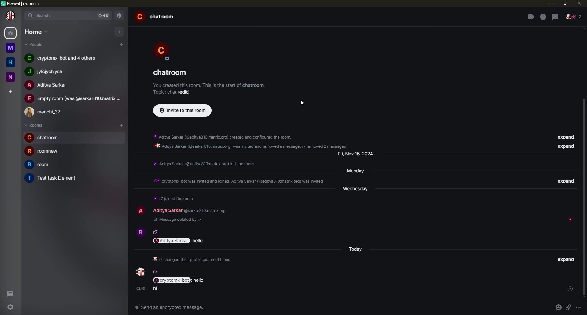  What do you see at coordinates (121, 125) in the screenshot?
I see `add` at bounding box center [121, 125].